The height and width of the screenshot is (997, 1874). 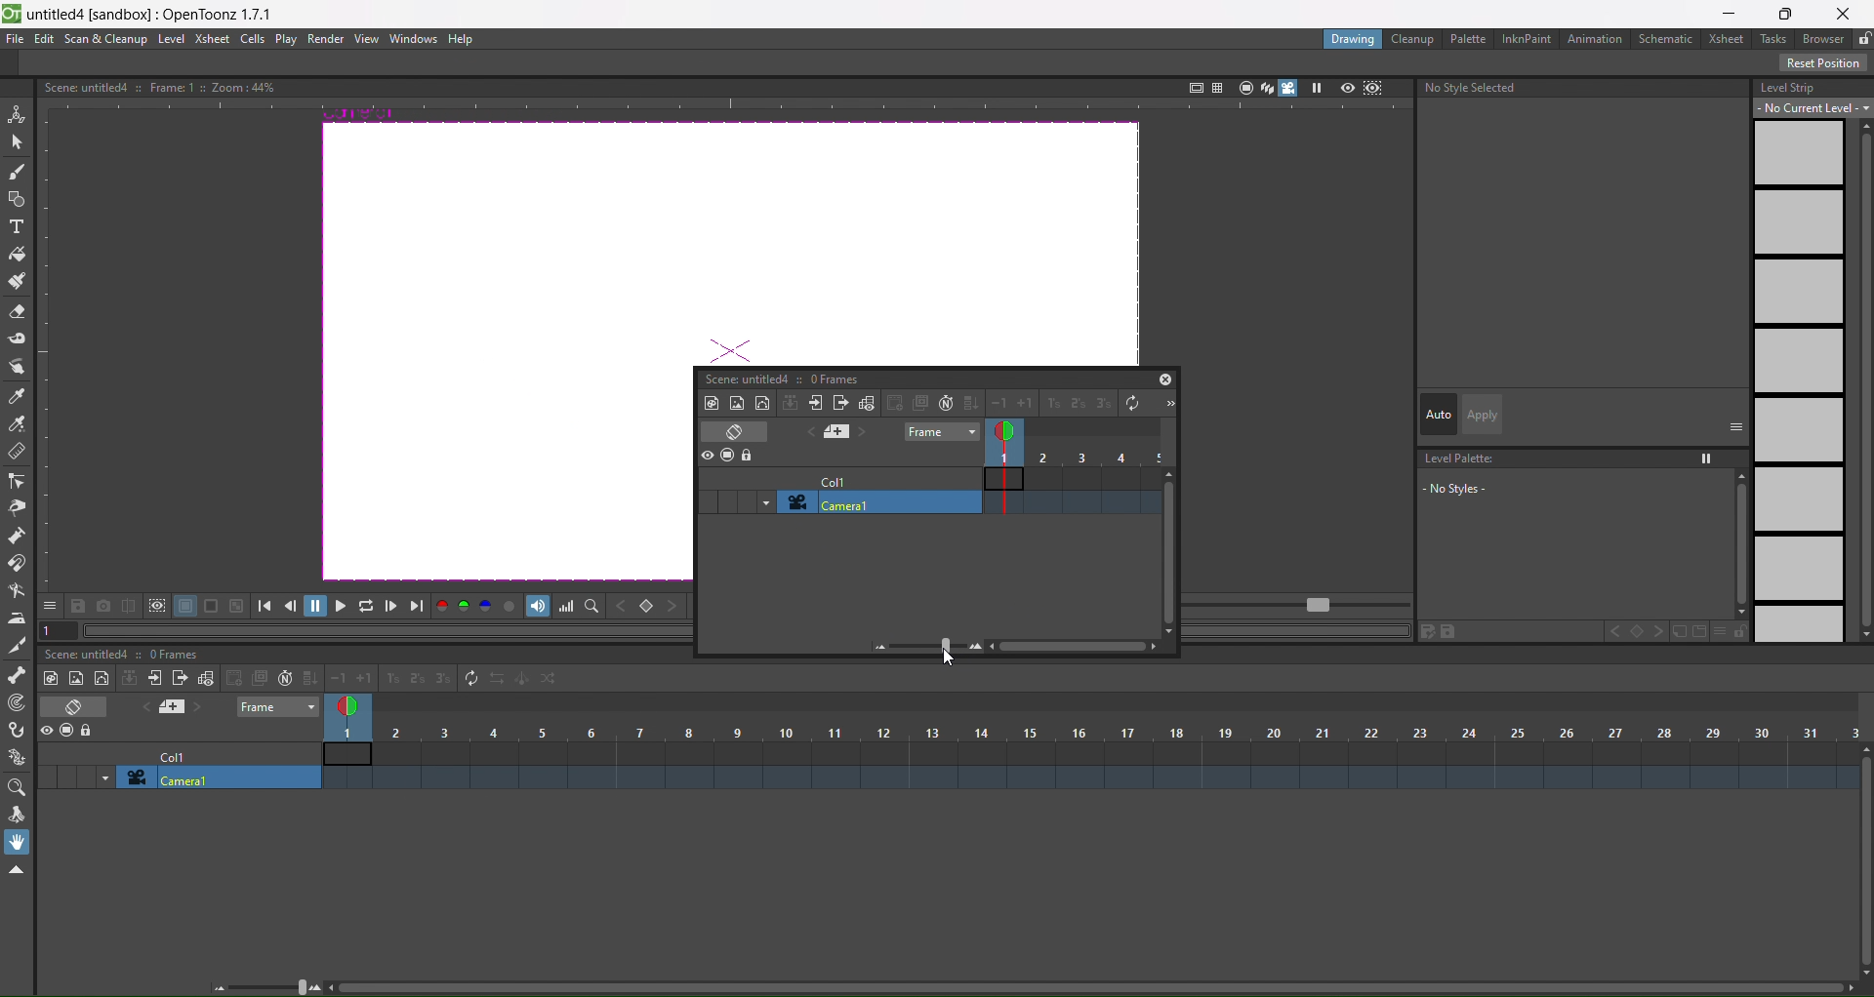 I want to click on inknpaint, so click(x=1527, y=37).